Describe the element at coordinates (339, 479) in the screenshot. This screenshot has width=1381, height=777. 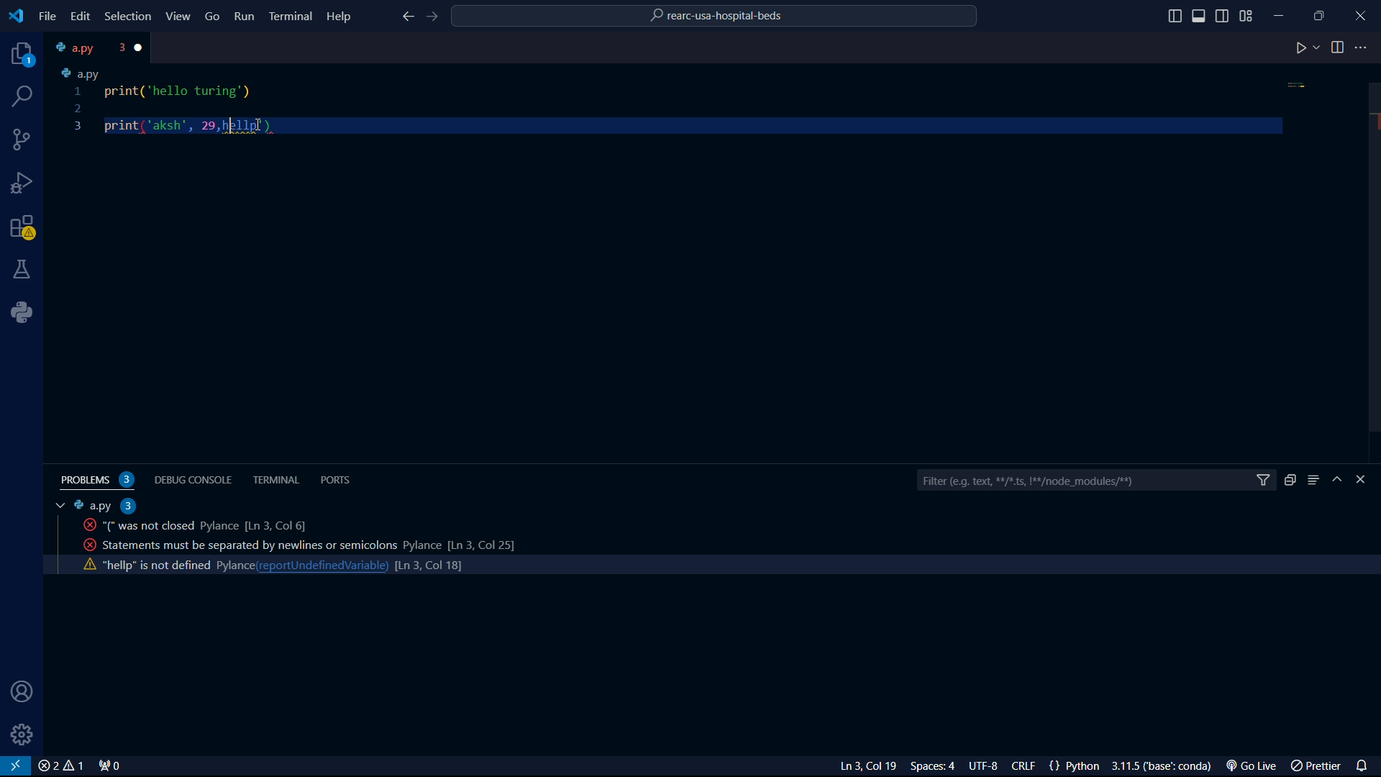
I see `ports` at that location.